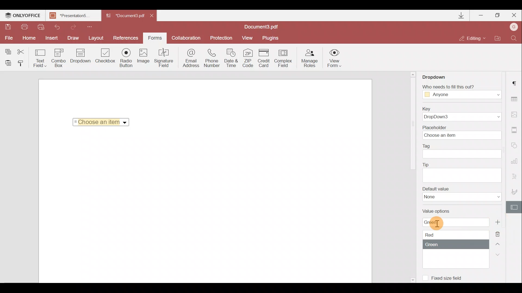  What do you see at coordinates (145, 58) in the screenshot?
I see `Image` at bounding box center [145, 58].